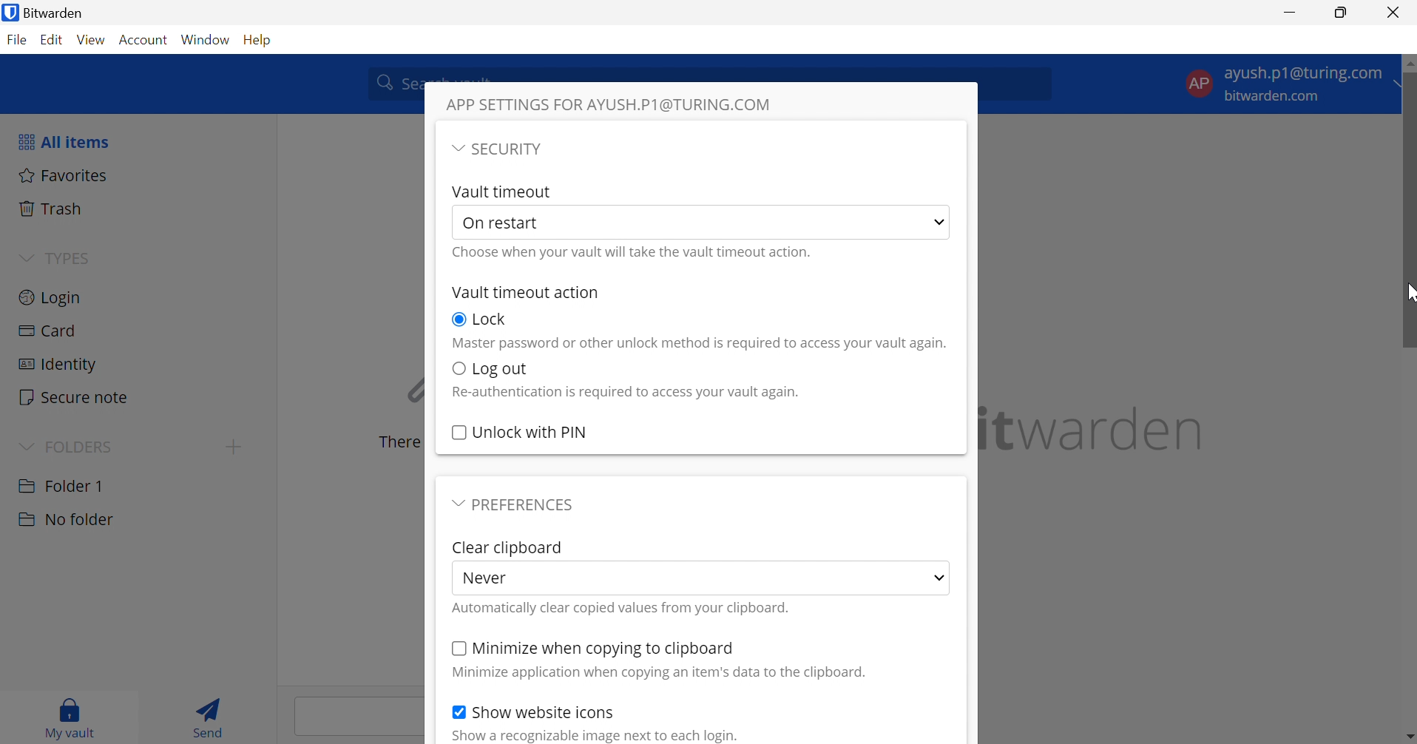 This screenshot has width=1417, height=744. Describe the element at coordinates (699, 344) in the screenshot. I see `Master password or other method is required to access your vault again.` at that location.